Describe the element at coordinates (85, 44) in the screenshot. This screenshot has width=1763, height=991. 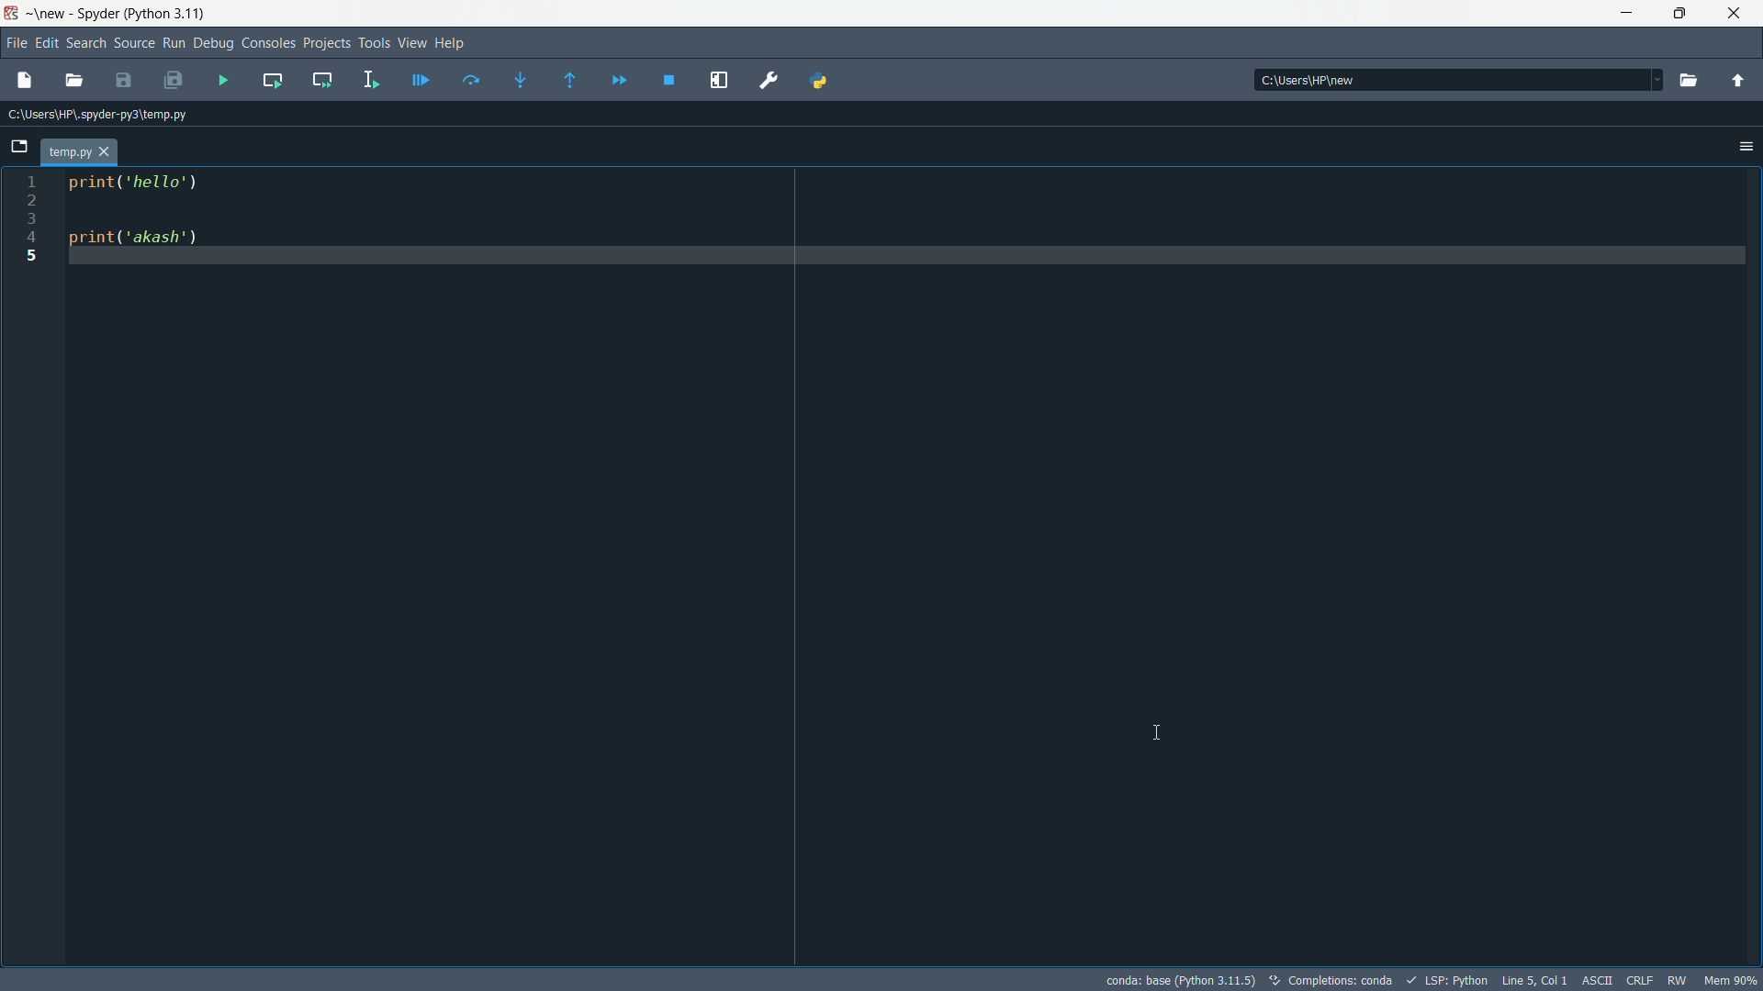
I see `search menu` at that location.